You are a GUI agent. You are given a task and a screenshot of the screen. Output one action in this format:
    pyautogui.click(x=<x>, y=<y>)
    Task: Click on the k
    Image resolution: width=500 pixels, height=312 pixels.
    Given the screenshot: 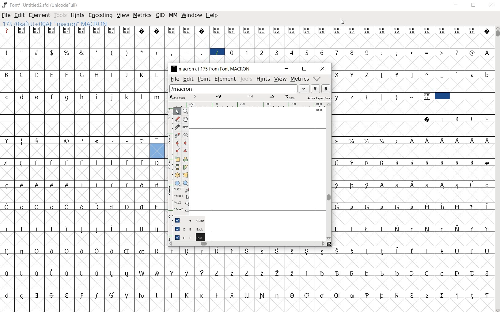 What is the action you would take?
    pyautogui.click(x=127, y=96)
    